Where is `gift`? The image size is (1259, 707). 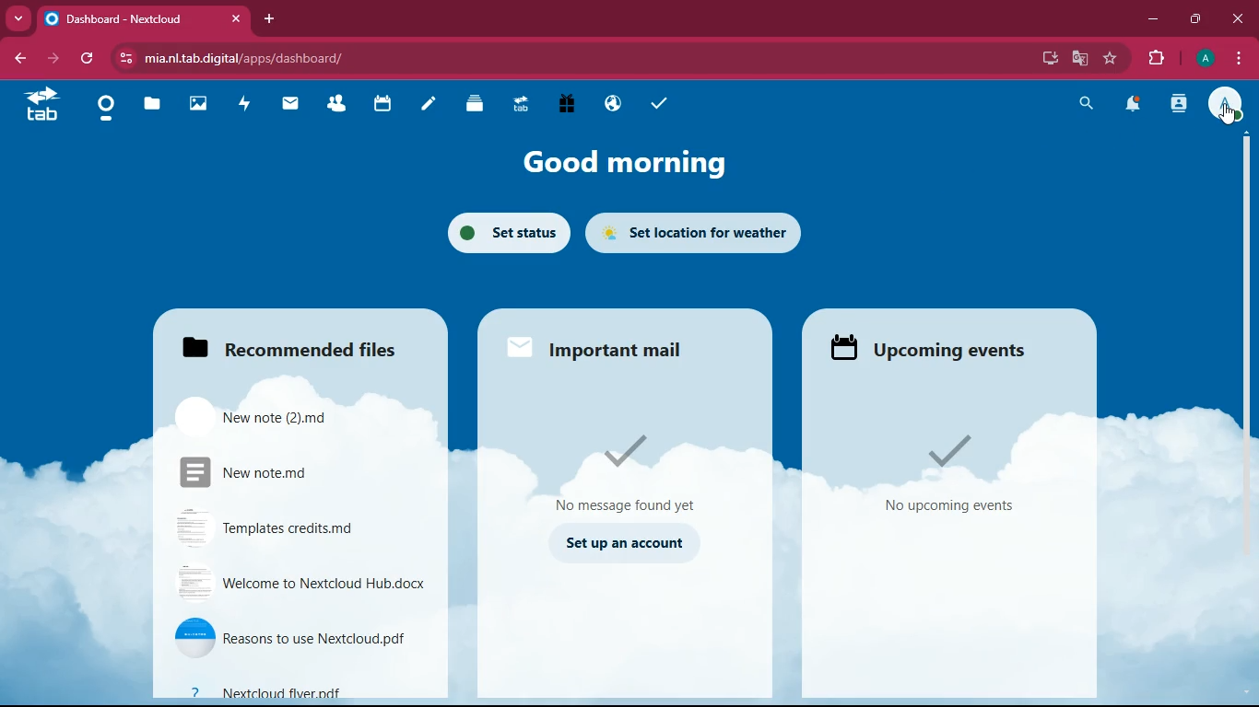 gift is located at coordinates (564, 106).